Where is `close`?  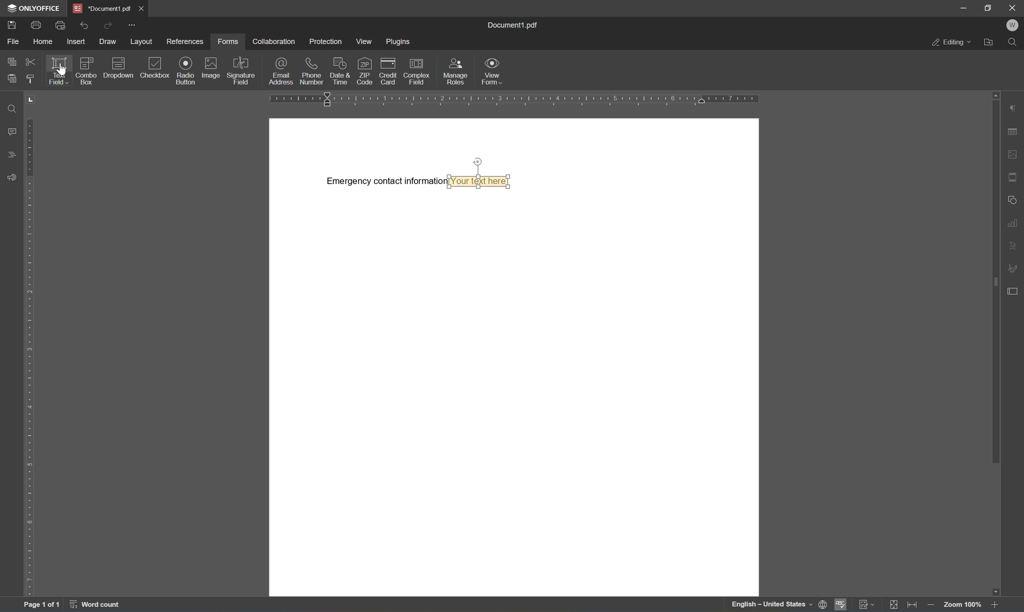 close is located at coordinates (140, 7).